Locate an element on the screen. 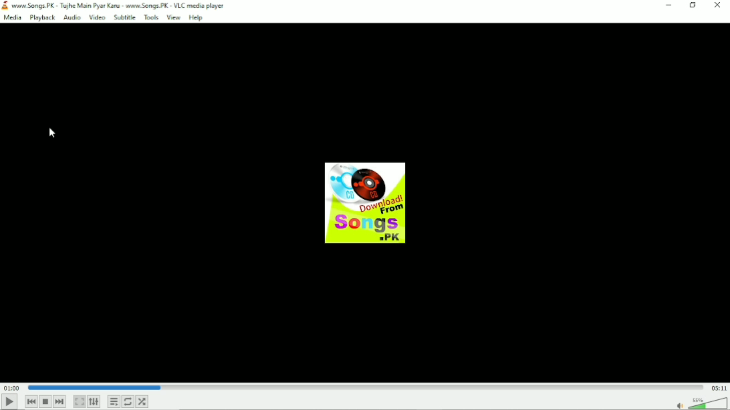 This screenshot has width=730, height=410. Minimize is located at coordinates (668, 5).